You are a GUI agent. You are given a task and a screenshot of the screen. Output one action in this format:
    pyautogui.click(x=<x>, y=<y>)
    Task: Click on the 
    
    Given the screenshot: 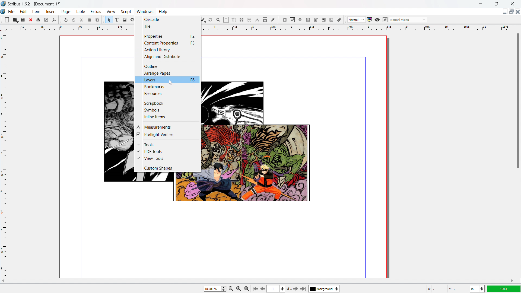 What is the action you would take?
    pyautogui.click(x=168, y=110)
    